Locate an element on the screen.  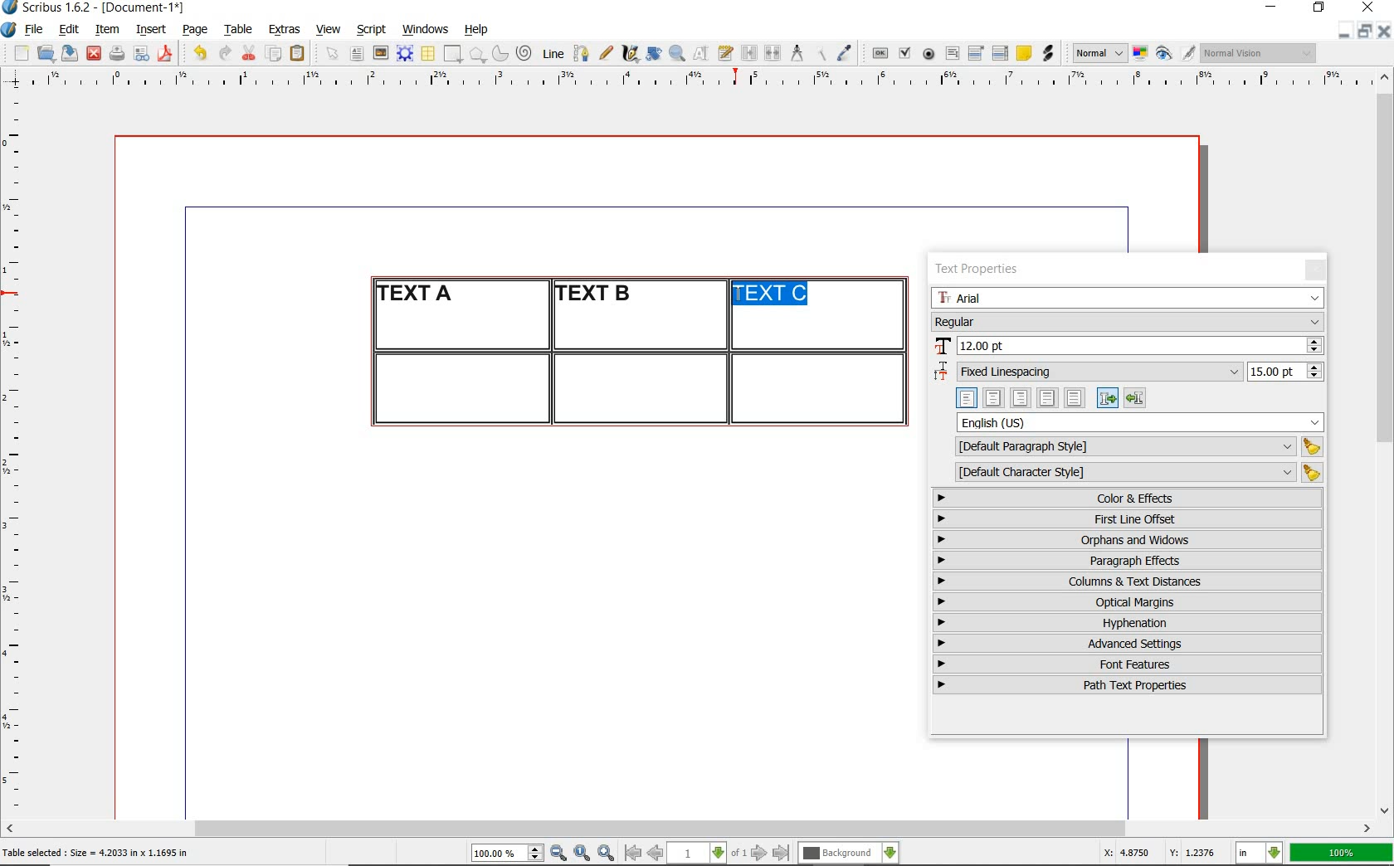
default paragraph style is located at coordinates (1135, 447).